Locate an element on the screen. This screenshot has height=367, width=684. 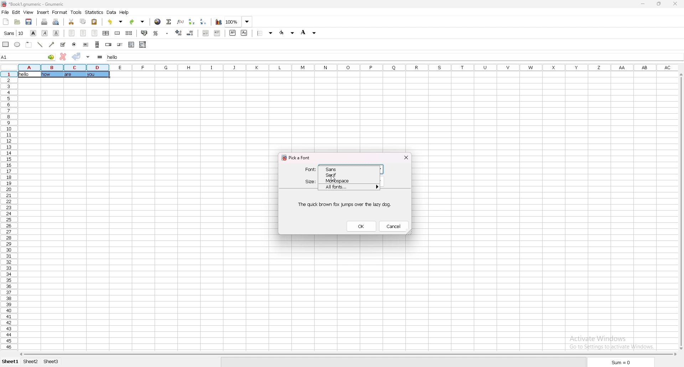
subscript is located at coordinates (244, 33).